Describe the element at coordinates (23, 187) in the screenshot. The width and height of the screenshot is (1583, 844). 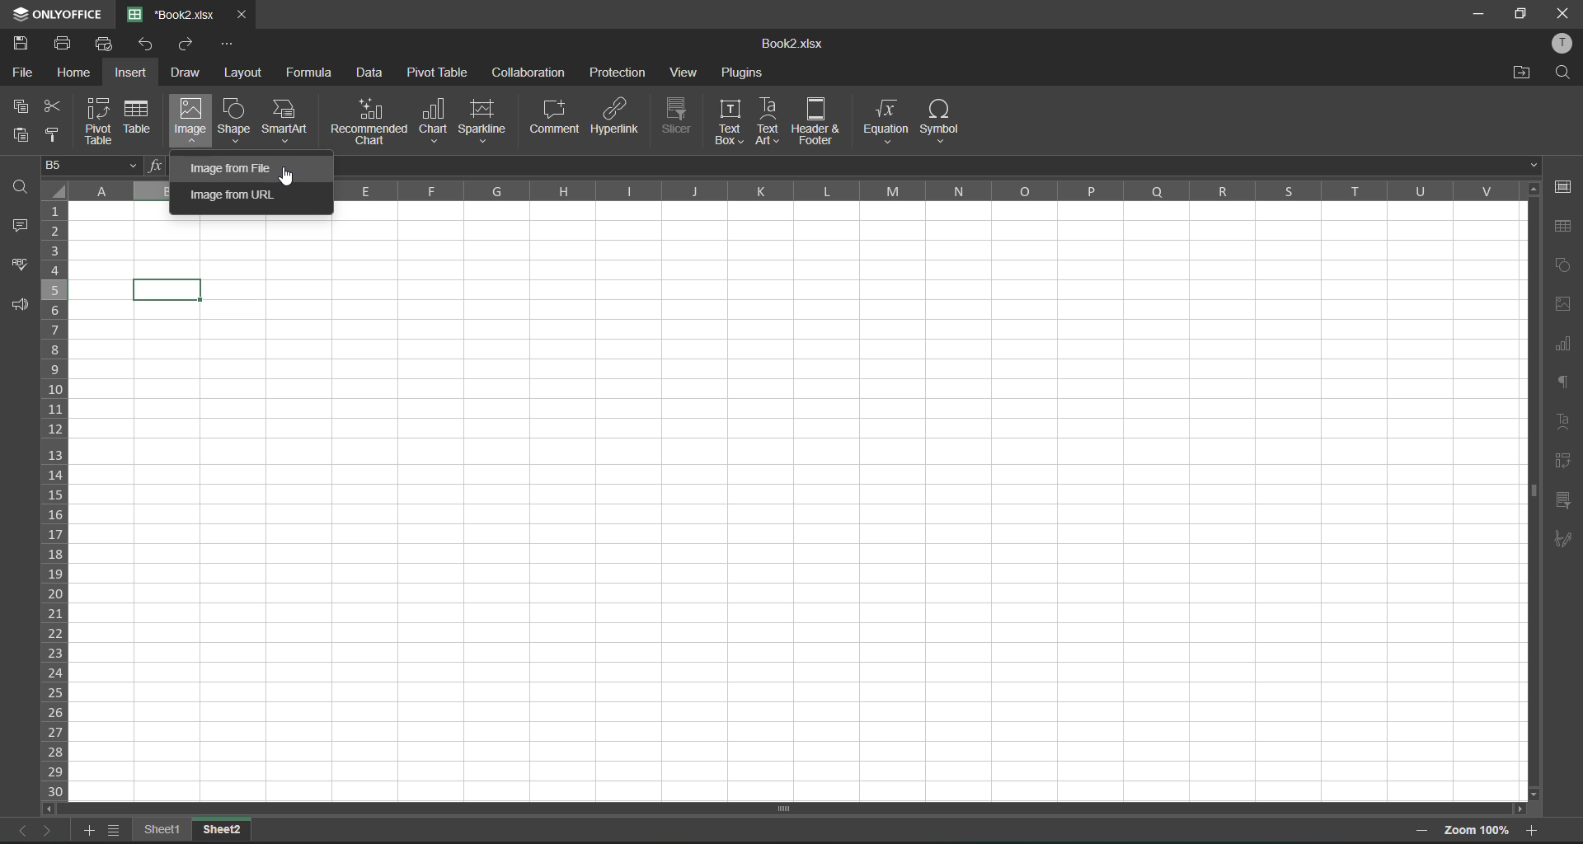
I see `find` at that location.